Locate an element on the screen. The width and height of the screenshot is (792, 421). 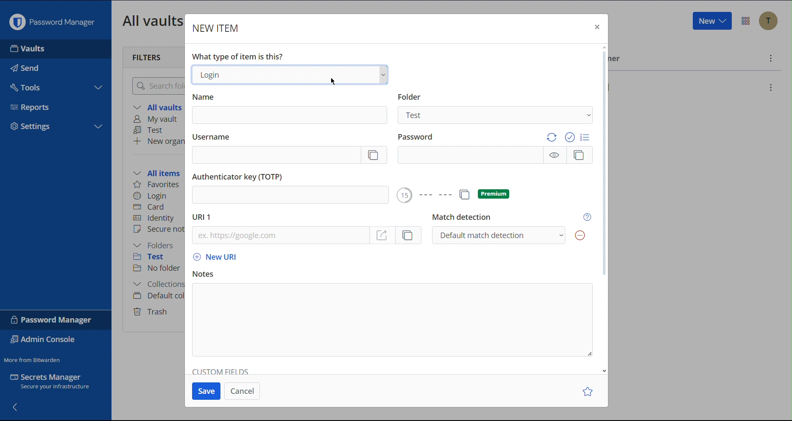
Username is located at coordinates (211, 138).